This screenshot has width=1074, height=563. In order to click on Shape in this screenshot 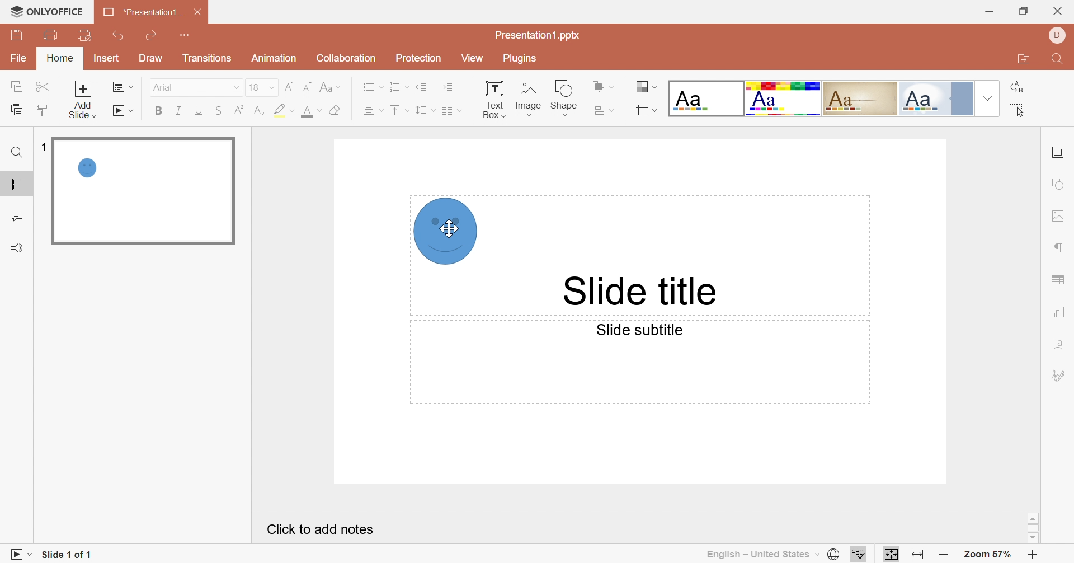, I will do `click(449, 233)`.